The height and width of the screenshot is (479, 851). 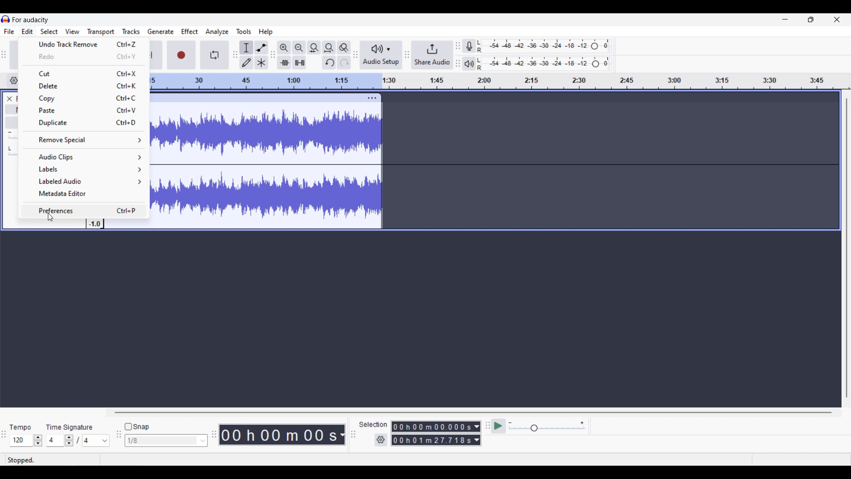 I want to click on Generate menu, so click(x=161, y=31).